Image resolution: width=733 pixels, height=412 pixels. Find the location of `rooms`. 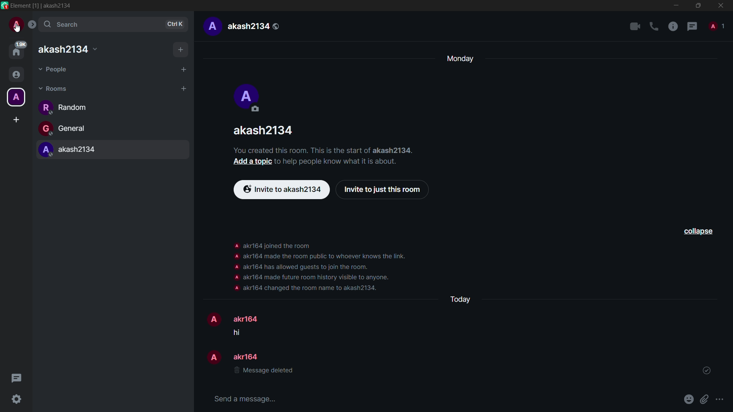

rooms is located at coordinates (53, 89).